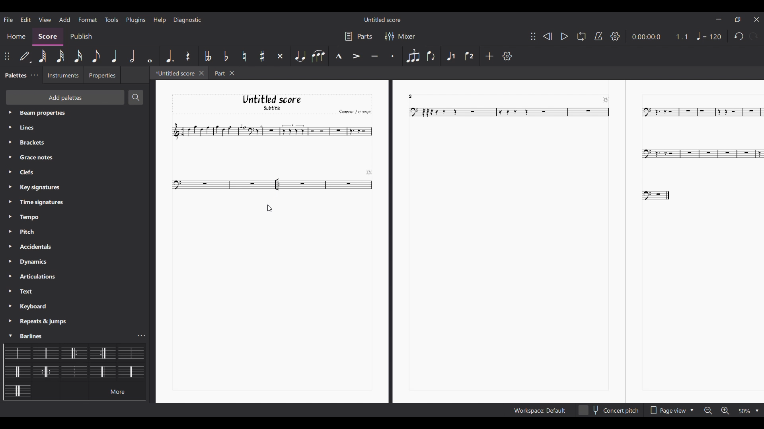  I want to click on Minimize, so click(719, 19).